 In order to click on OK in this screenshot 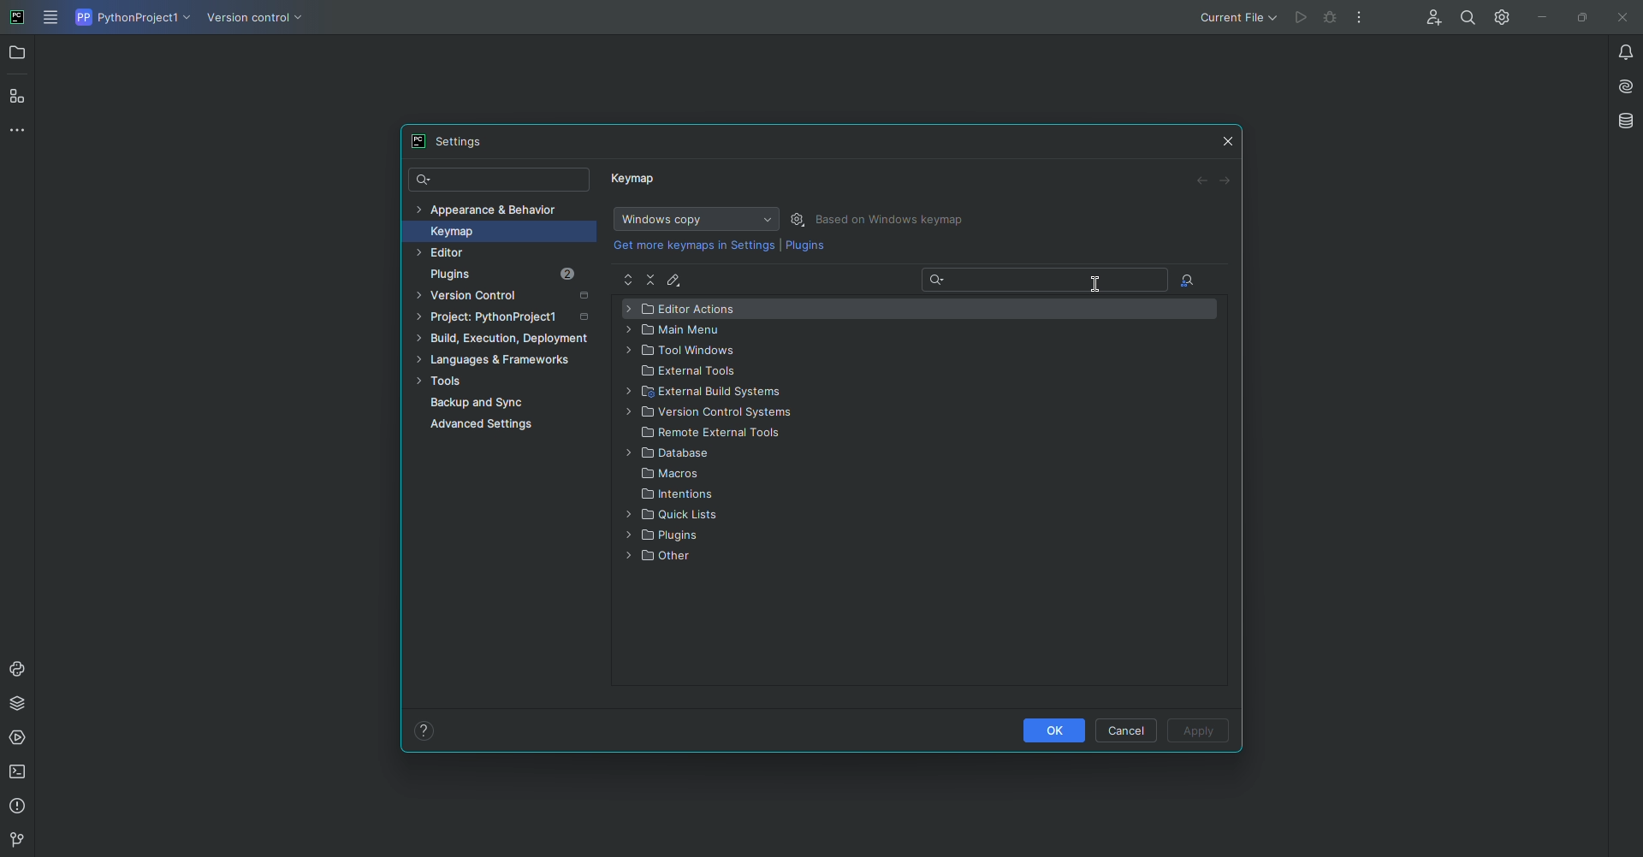, I will do `click(1052, 730)`.